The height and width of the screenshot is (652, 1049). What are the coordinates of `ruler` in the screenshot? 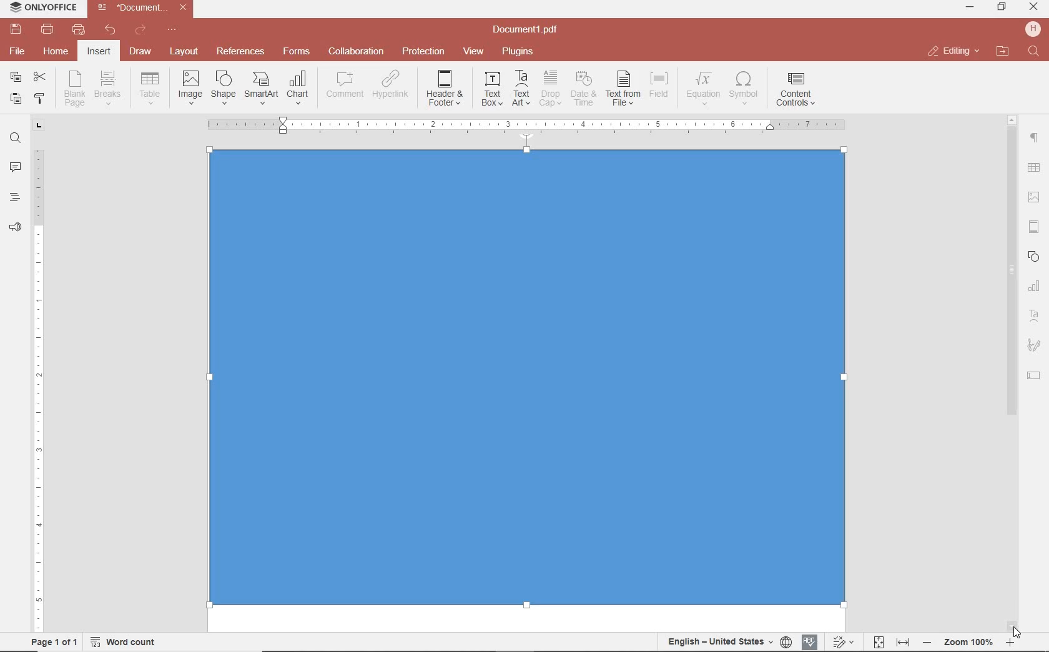 It's located at (39, 382).